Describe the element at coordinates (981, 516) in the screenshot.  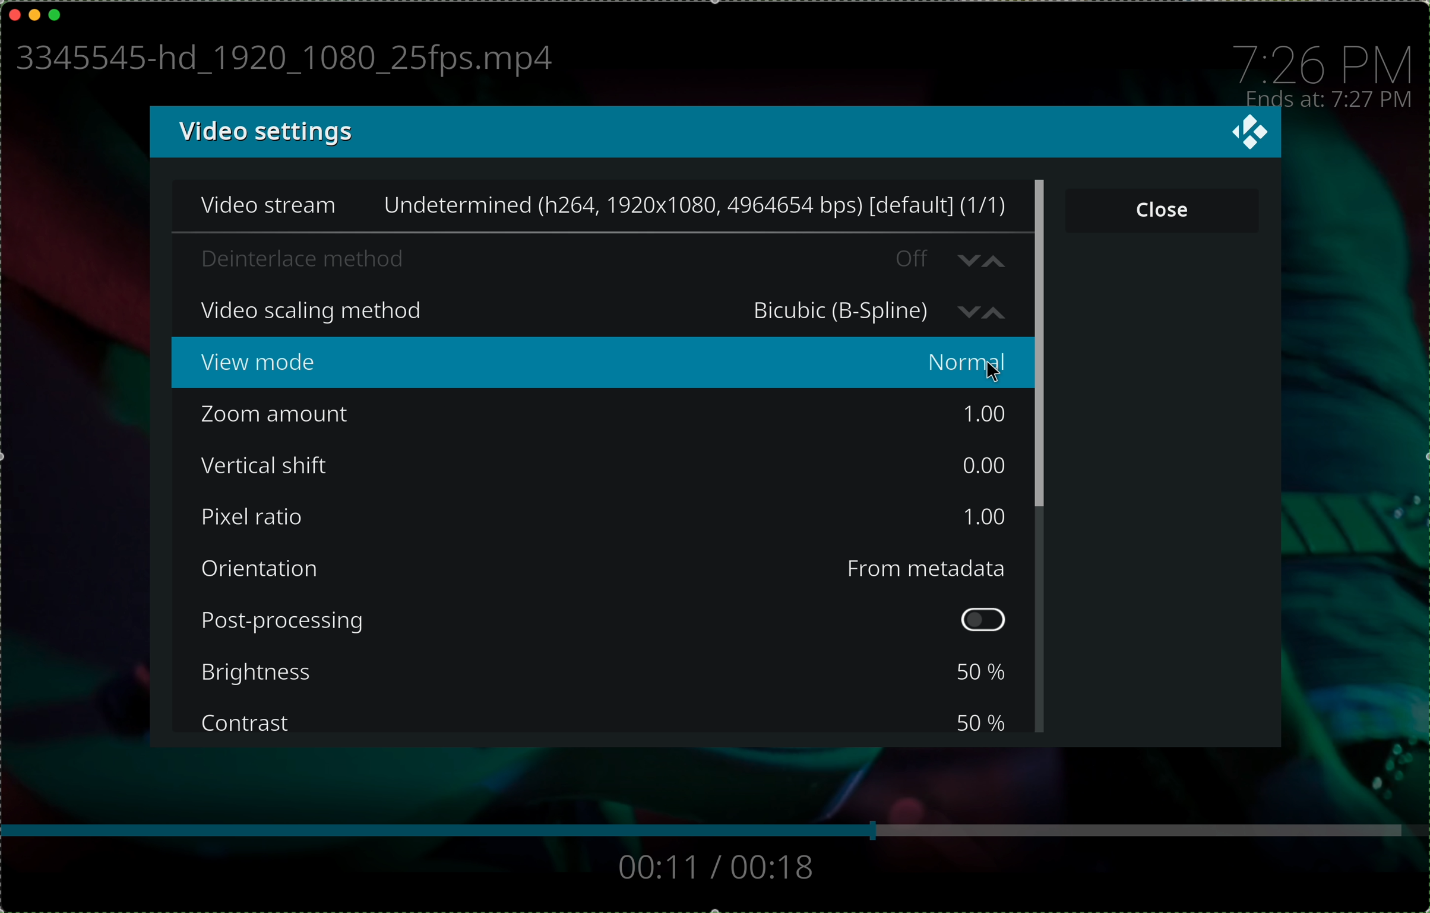
I see `1.00` at that location.